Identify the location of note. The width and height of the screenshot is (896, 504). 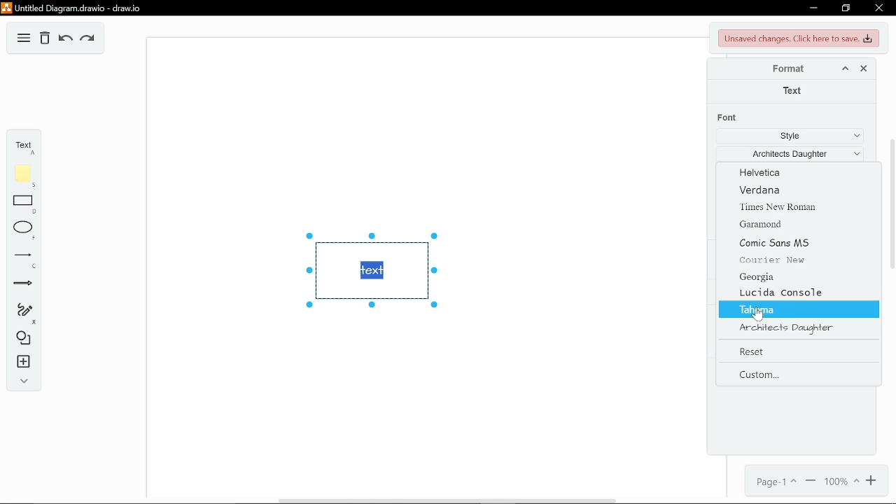
(20, 176).